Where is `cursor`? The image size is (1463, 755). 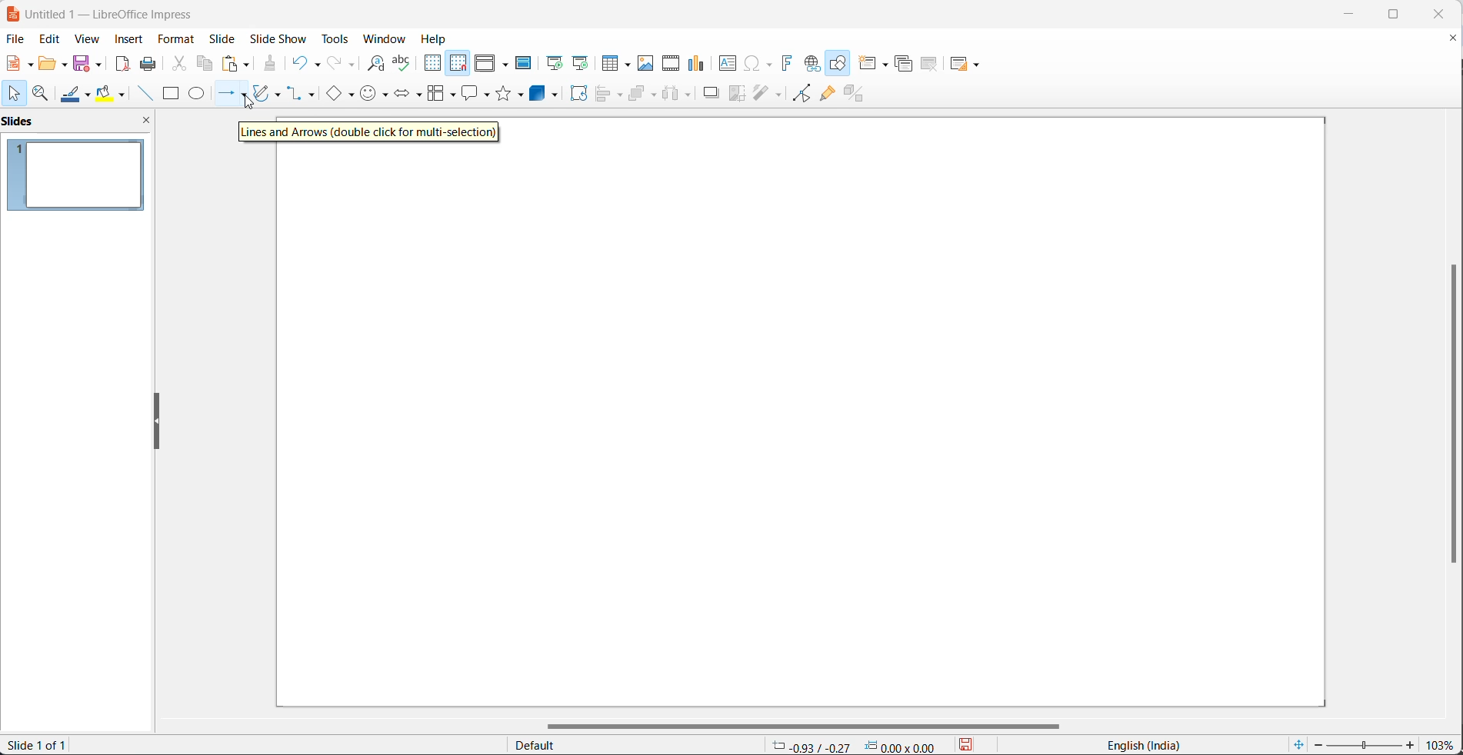 cursor is located at coordinates (17, 95).